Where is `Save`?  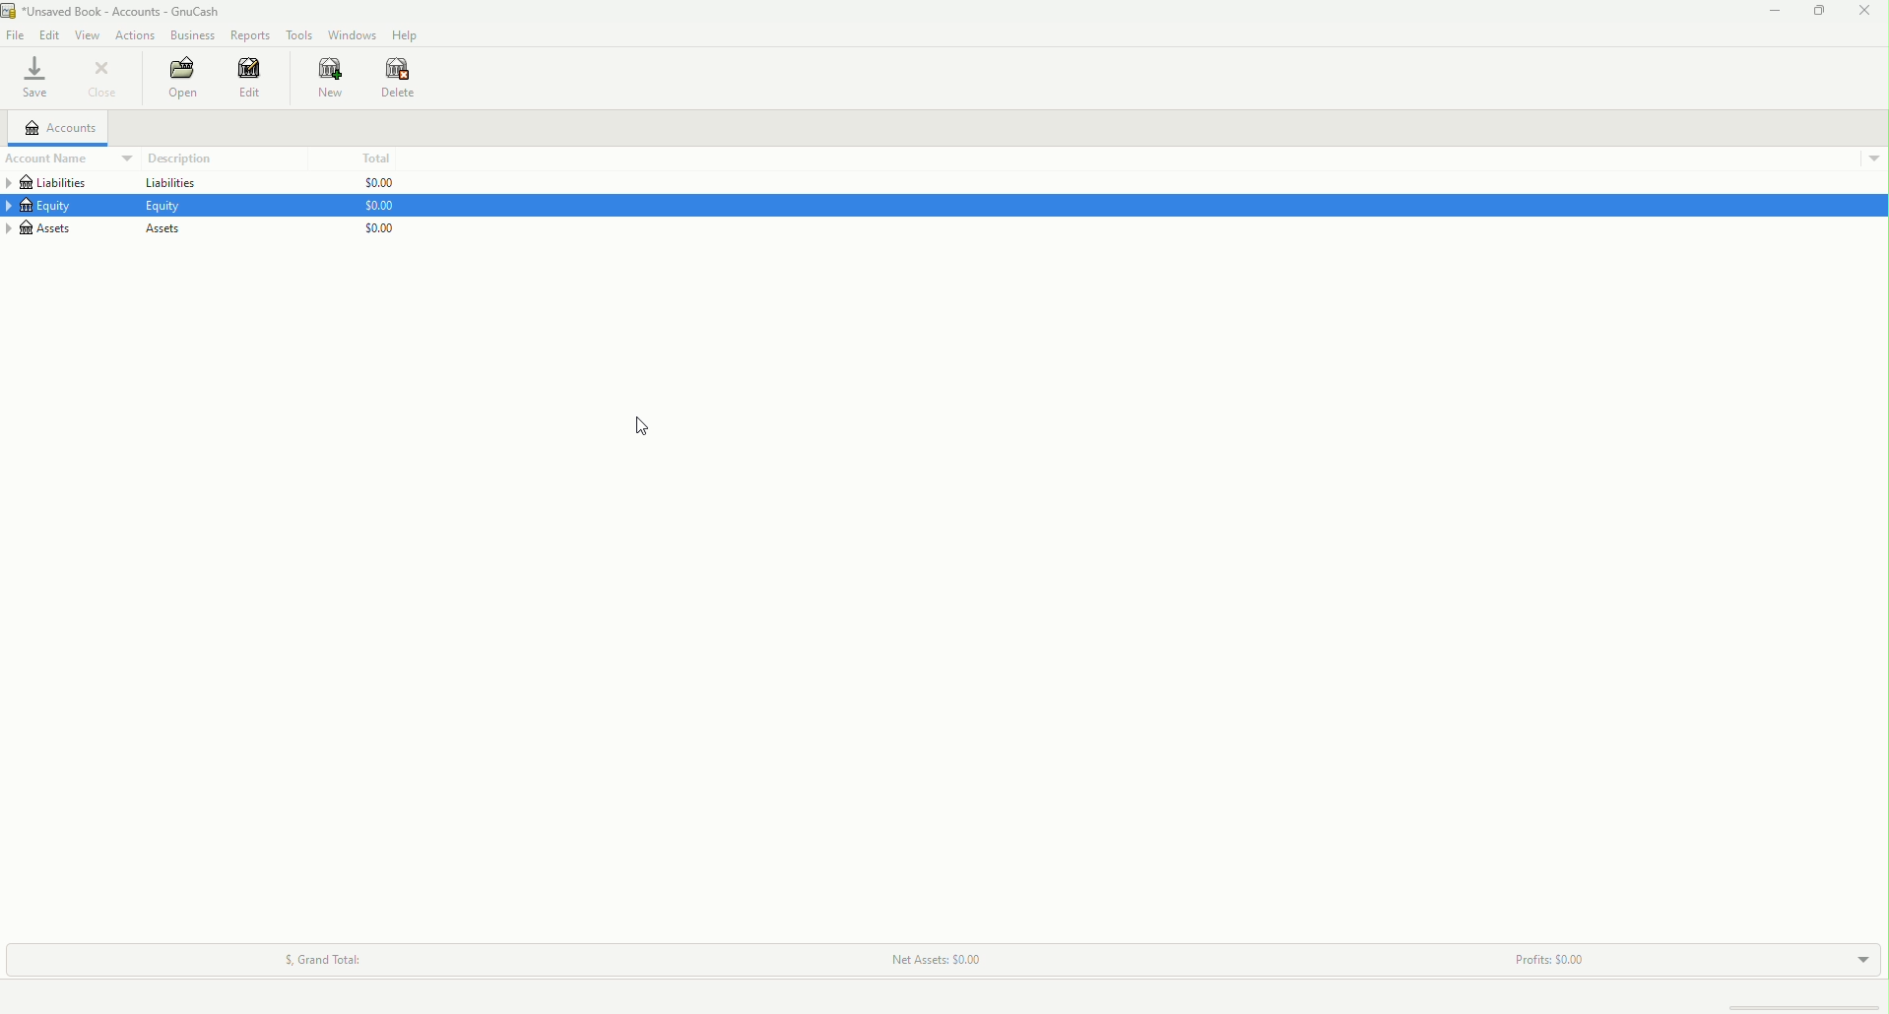
Save is located at coordinates (33, 79).